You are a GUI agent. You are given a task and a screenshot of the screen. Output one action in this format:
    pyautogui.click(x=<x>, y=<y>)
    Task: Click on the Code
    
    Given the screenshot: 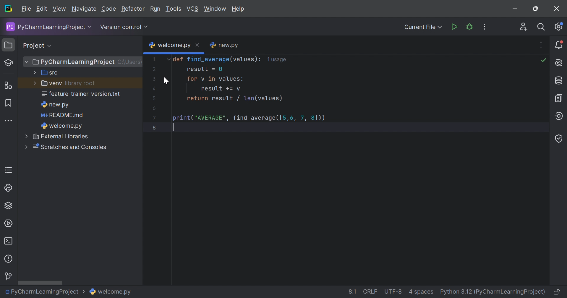 What is the action you would take?
    pyautogui.click(x=108, y=9)
    